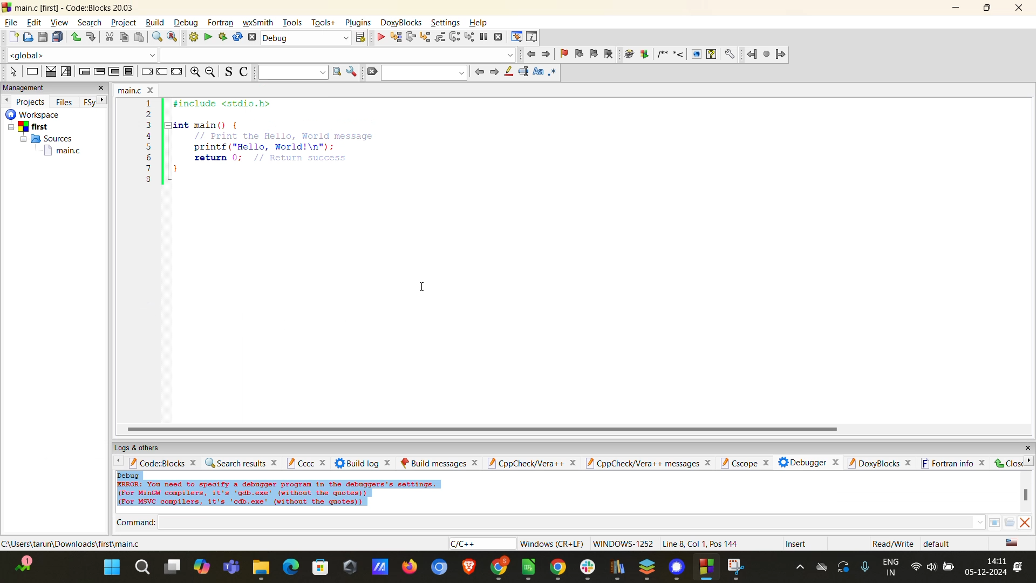 This screenshot has height=583, width=1036. I want to click on abort, so click(254, 37).